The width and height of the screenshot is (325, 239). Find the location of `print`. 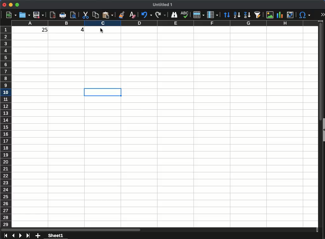

print is located at coordinates (63, 15).